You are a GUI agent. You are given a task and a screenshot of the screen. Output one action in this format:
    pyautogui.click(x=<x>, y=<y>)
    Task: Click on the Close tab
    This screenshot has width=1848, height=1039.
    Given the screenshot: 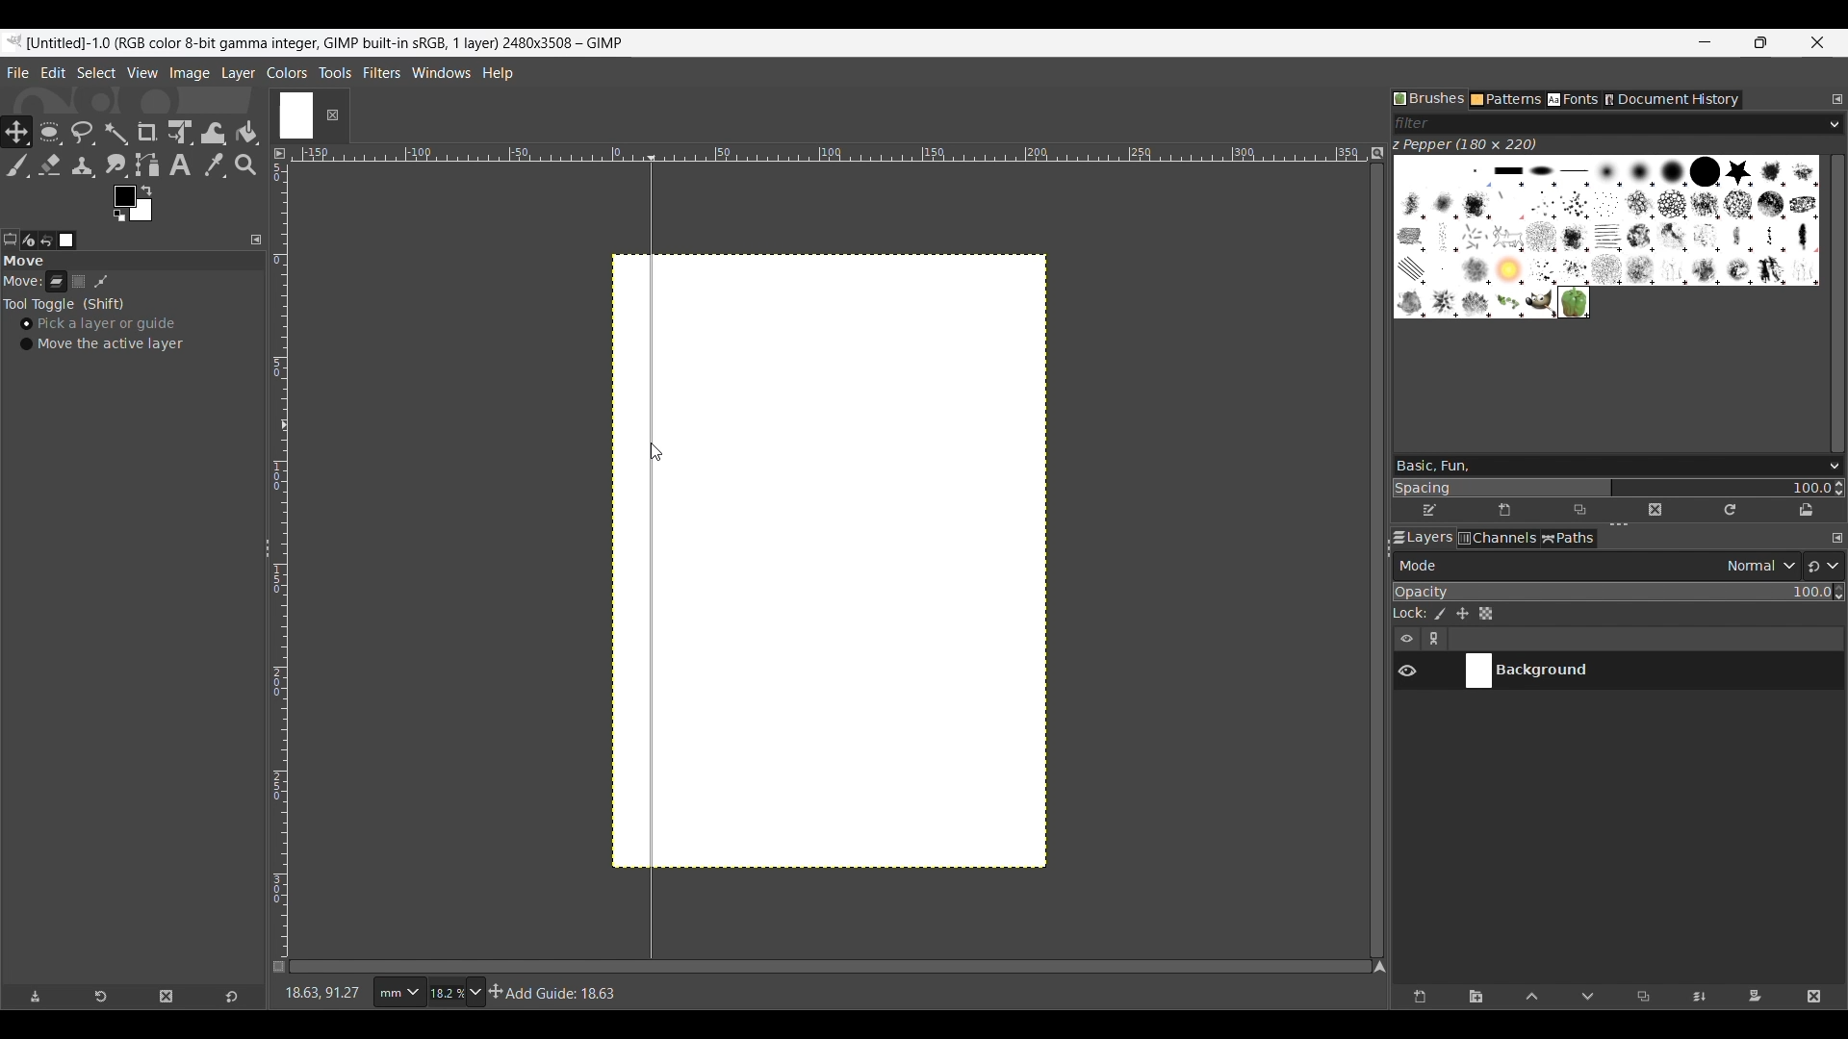 What is the action you would take?
    pyautogui.click(x=331, y=115)
    